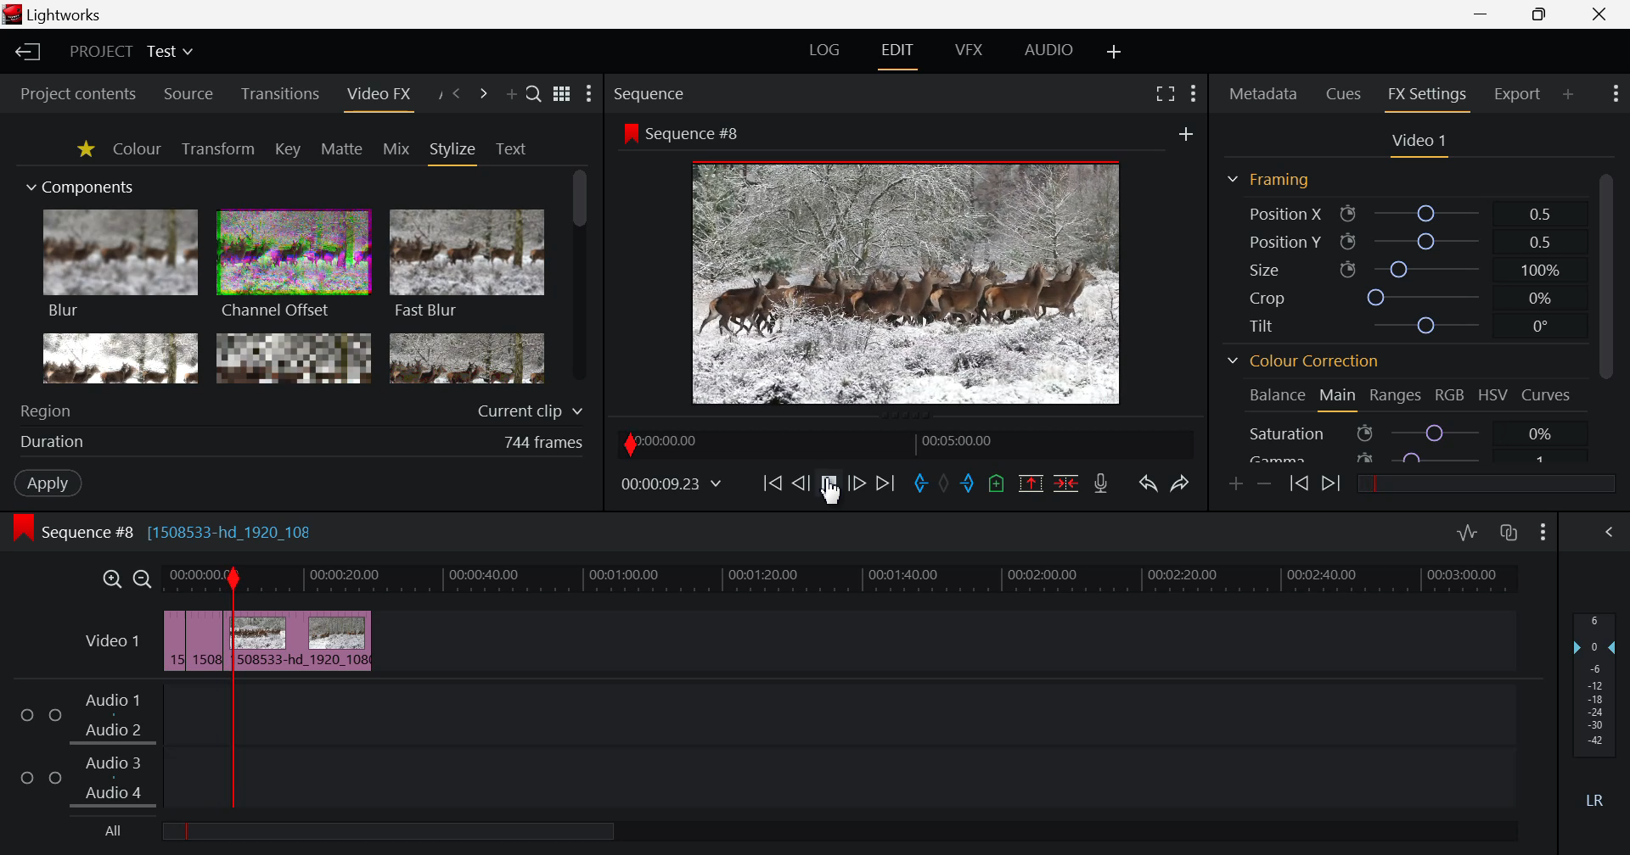 This screenshot has height=855, width=1630. Describe the element at coordinates (800, 482) in the screenshot. I see `Go Back` at that location.